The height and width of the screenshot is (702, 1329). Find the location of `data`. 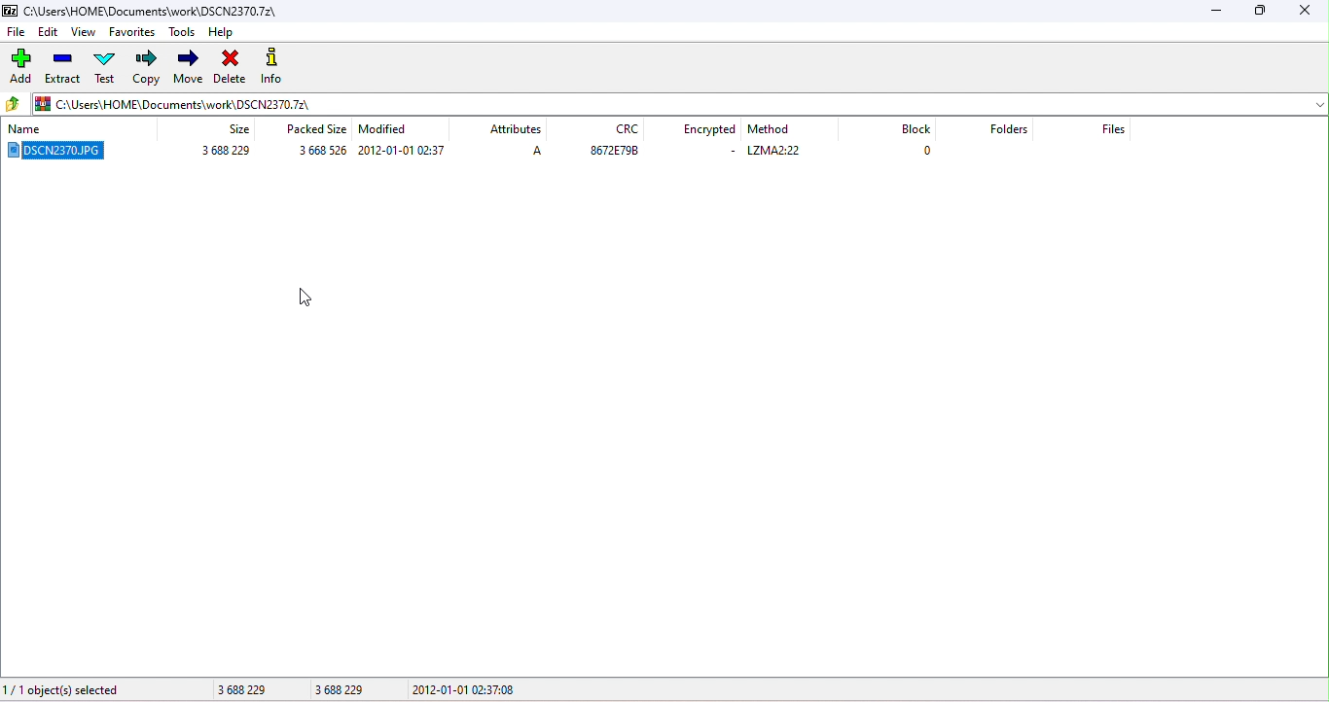

data is located at coordinates (617, 154).